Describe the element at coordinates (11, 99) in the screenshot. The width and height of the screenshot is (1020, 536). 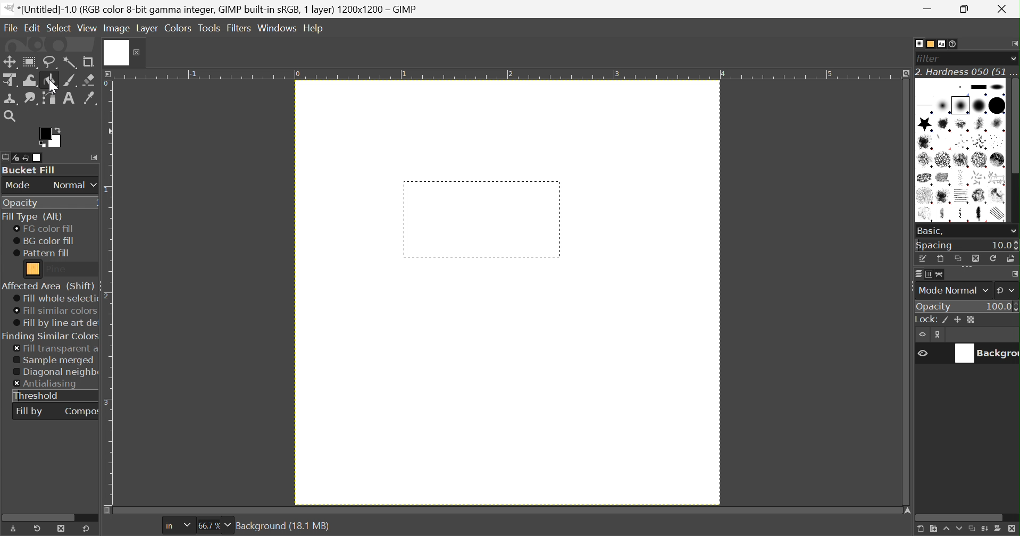
I see `Clone Tool` at that location.